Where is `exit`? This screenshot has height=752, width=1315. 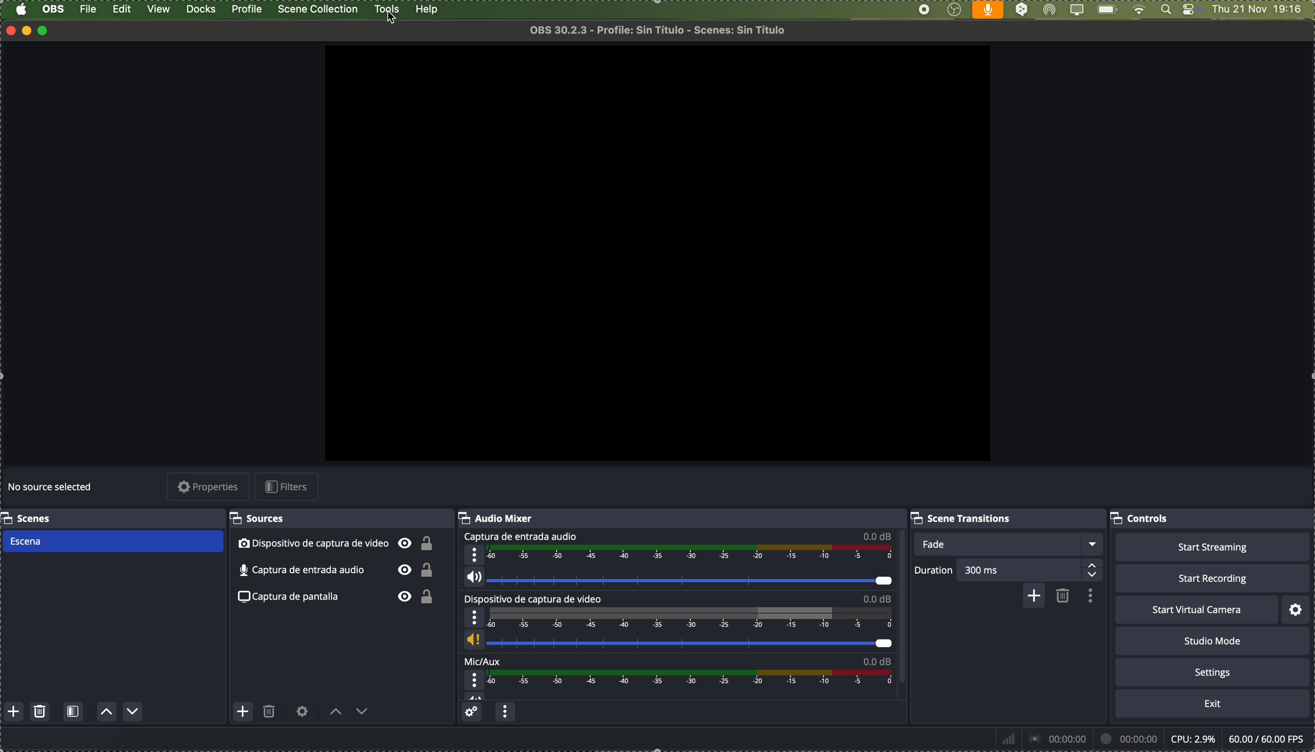 exit is located at coordinates (1213, 704).